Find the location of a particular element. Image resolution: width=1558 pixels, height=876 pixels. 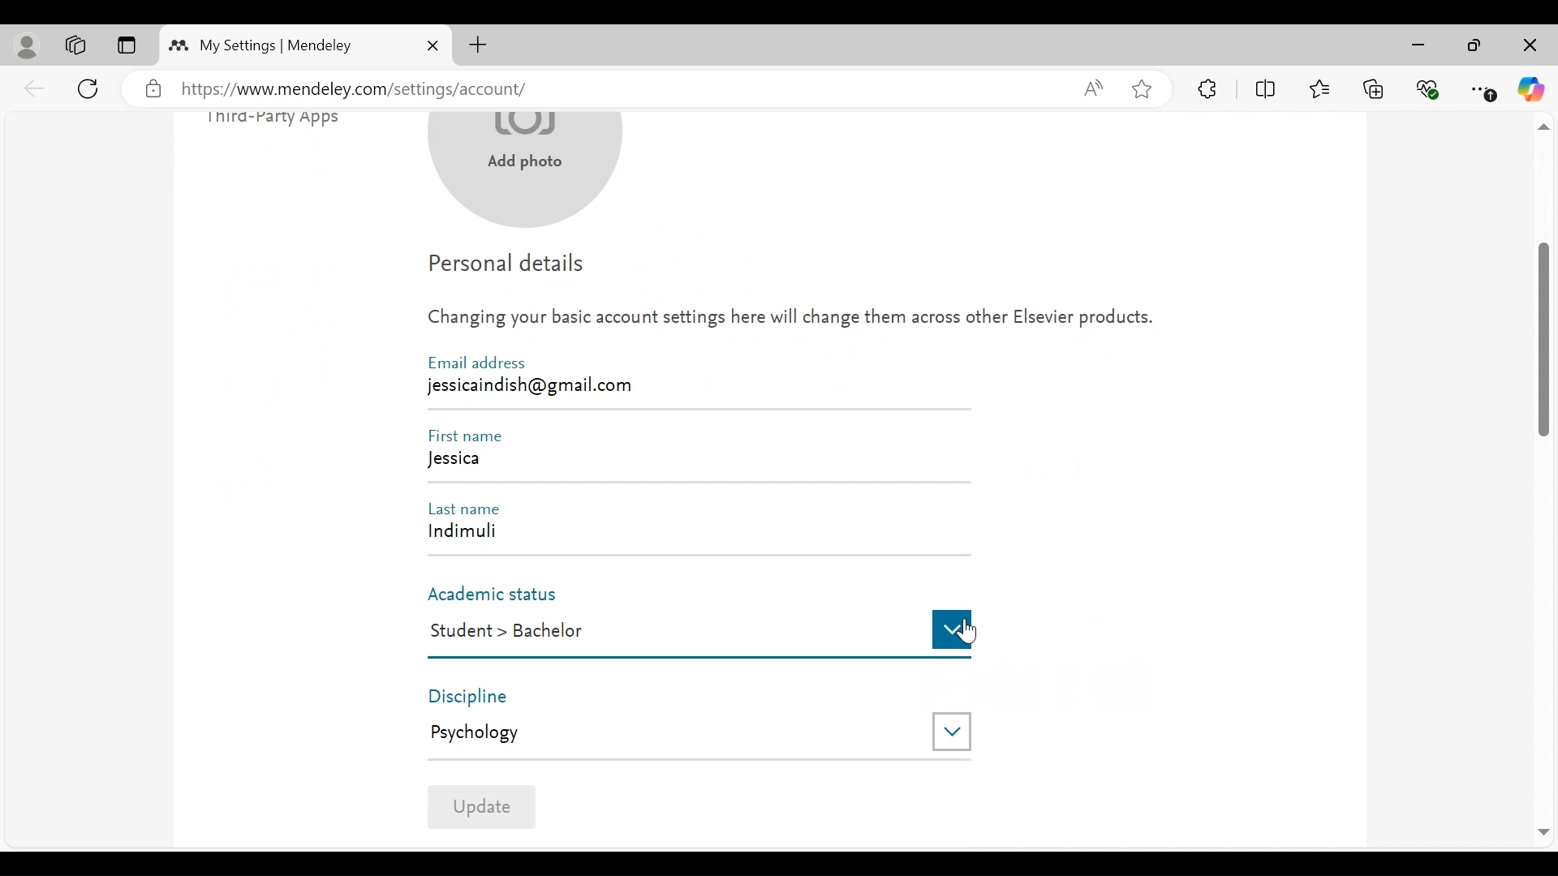

Read aloud this page is located at coordinates (1093, 88).